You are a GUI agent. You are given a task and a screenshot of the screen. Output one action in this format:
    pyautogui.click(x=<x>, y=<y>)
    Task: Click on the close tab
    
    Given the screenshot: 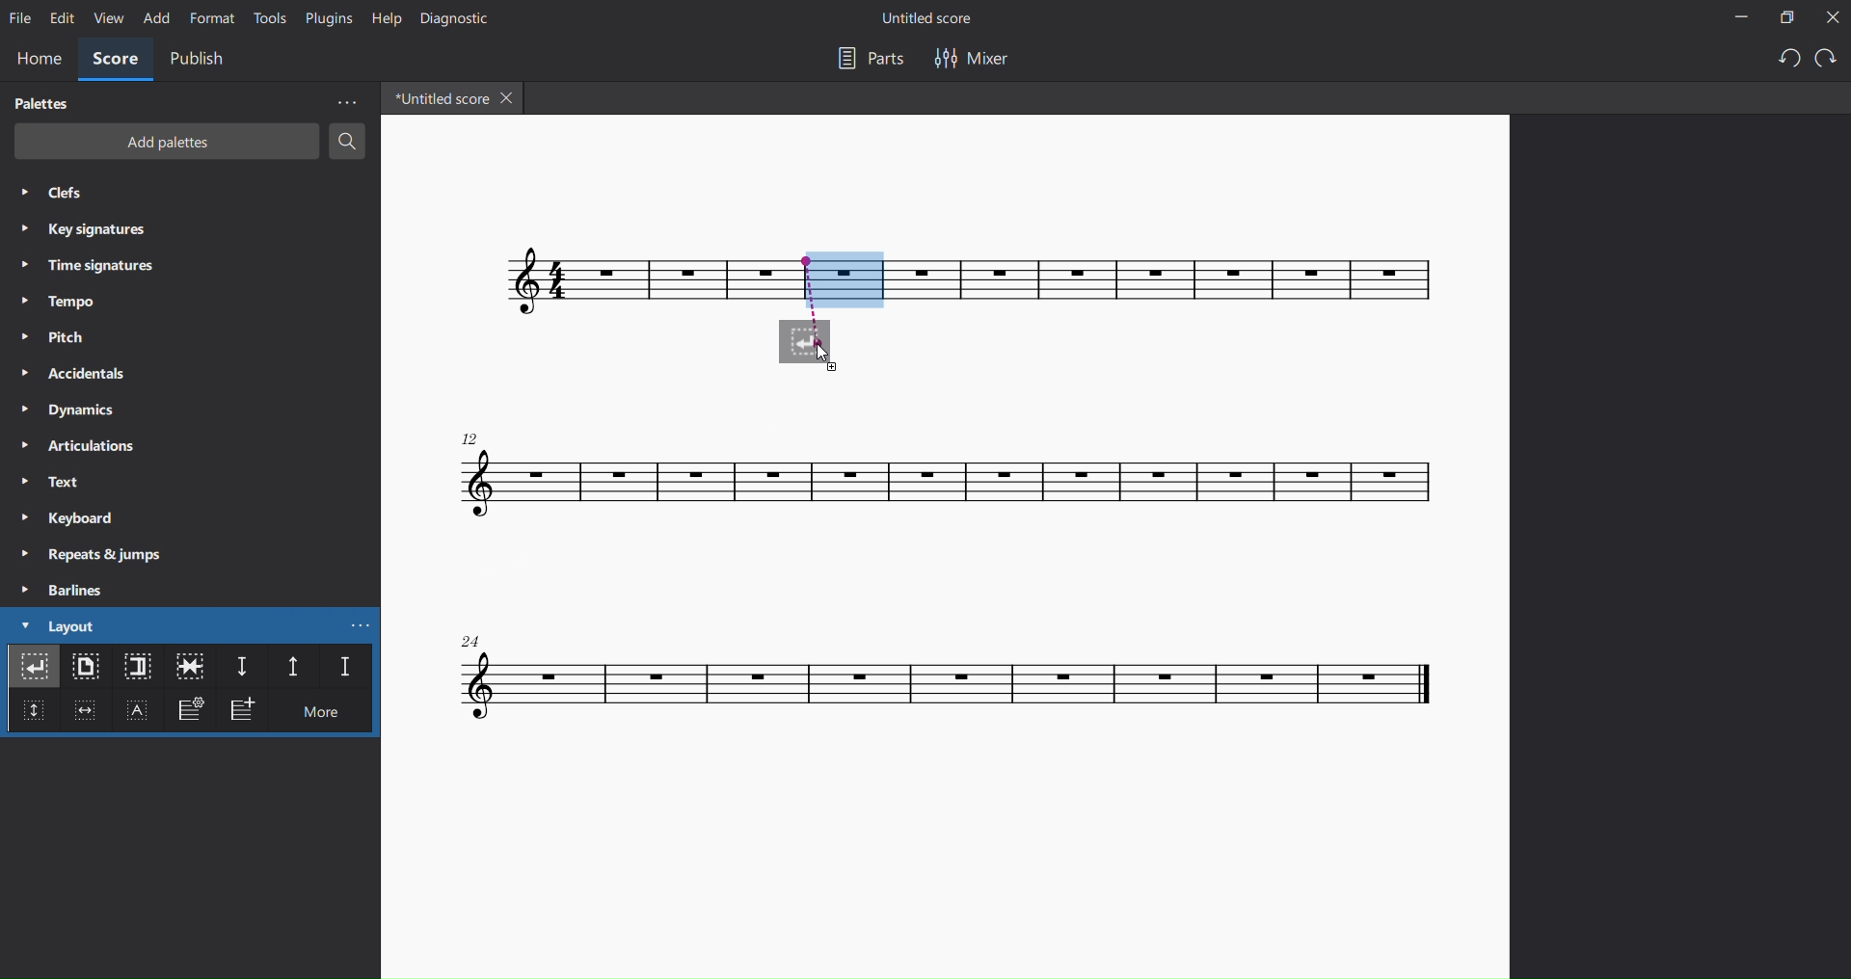 What is the action you would take?
    pyautogui.click(x=511, y=100)
    